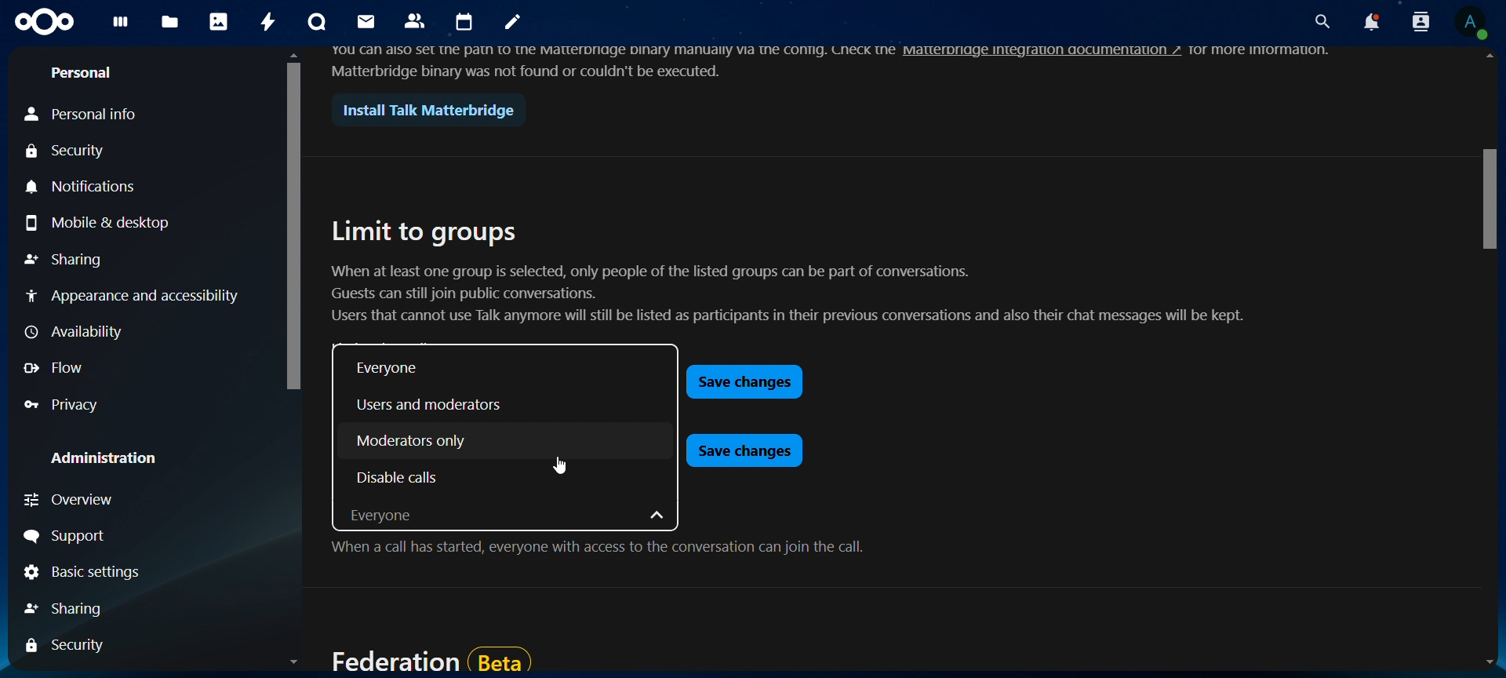 The width and height of the screenshot is (1506, 678). I want to click on dashboard, so click(119, 25).